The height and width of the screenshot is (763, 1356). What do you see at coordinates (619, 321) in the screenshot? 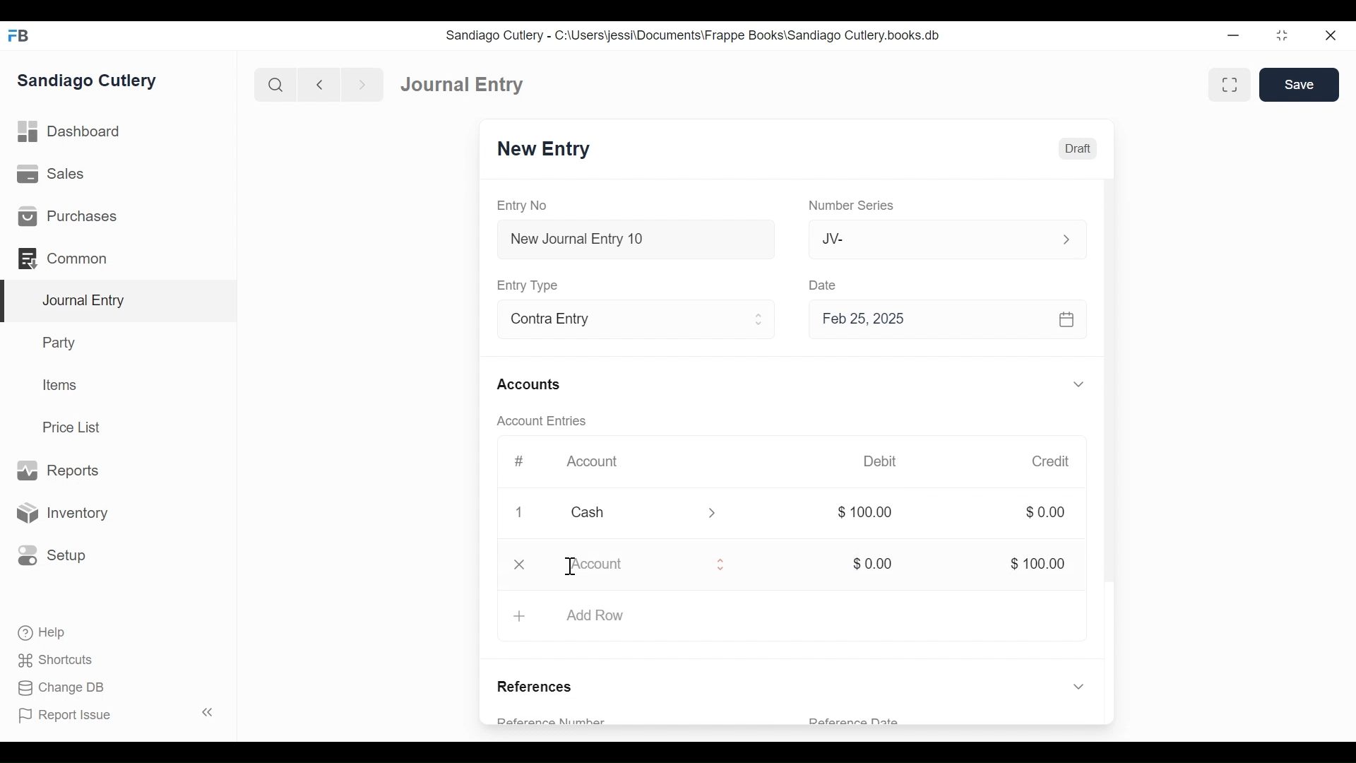
I see `Contra Entry` at bounding box center [619, 321].